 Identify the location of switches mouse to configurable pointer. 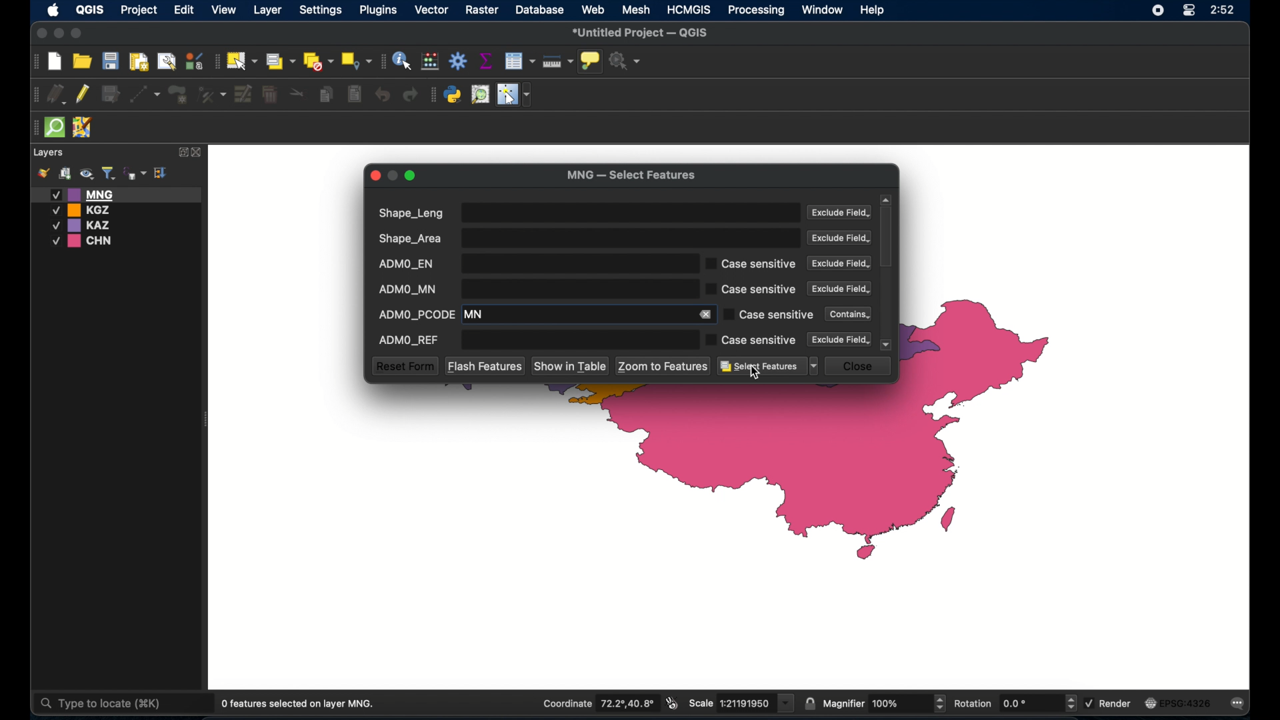
(514, 95).